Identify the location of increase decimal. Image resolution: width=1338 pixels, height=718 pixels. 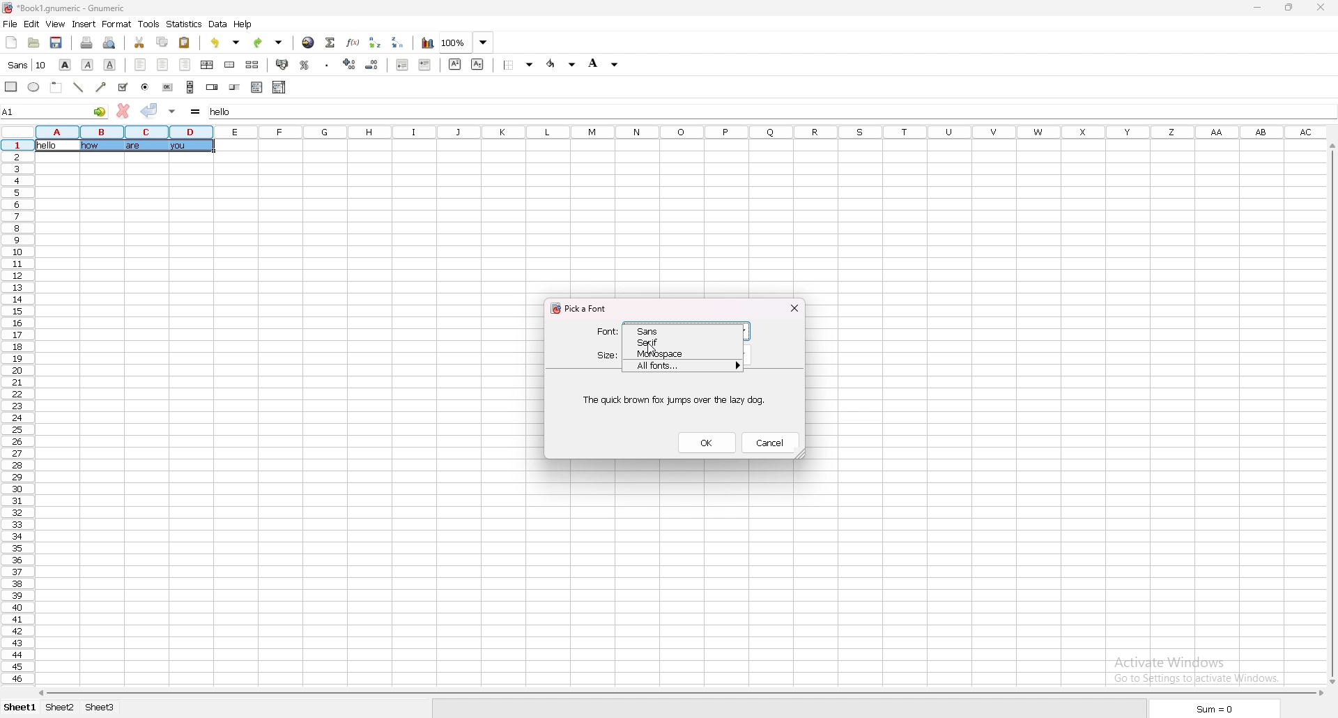
(351, 64).